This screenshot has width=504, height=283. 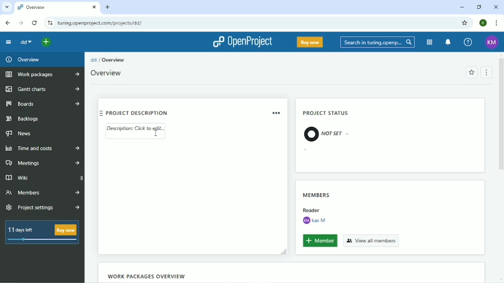 I want to click on Site, so click(x=101, y=23).